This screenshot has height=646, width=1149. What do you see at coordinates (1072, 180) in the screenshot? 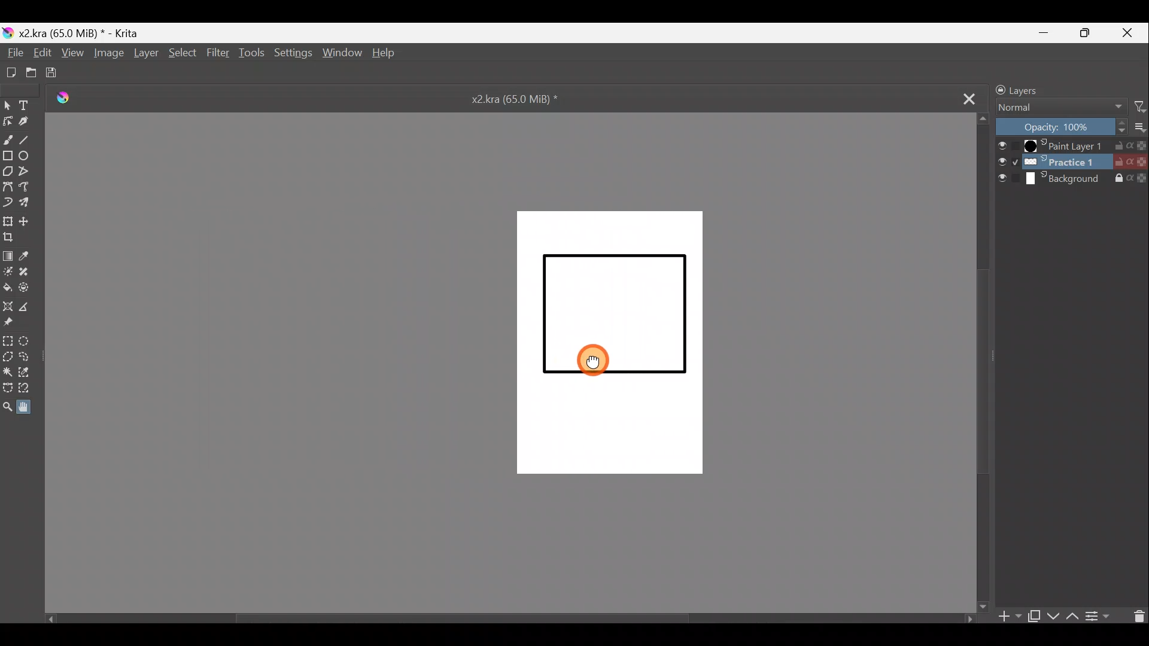
I see `Background` at bounding box center [1072, 180].